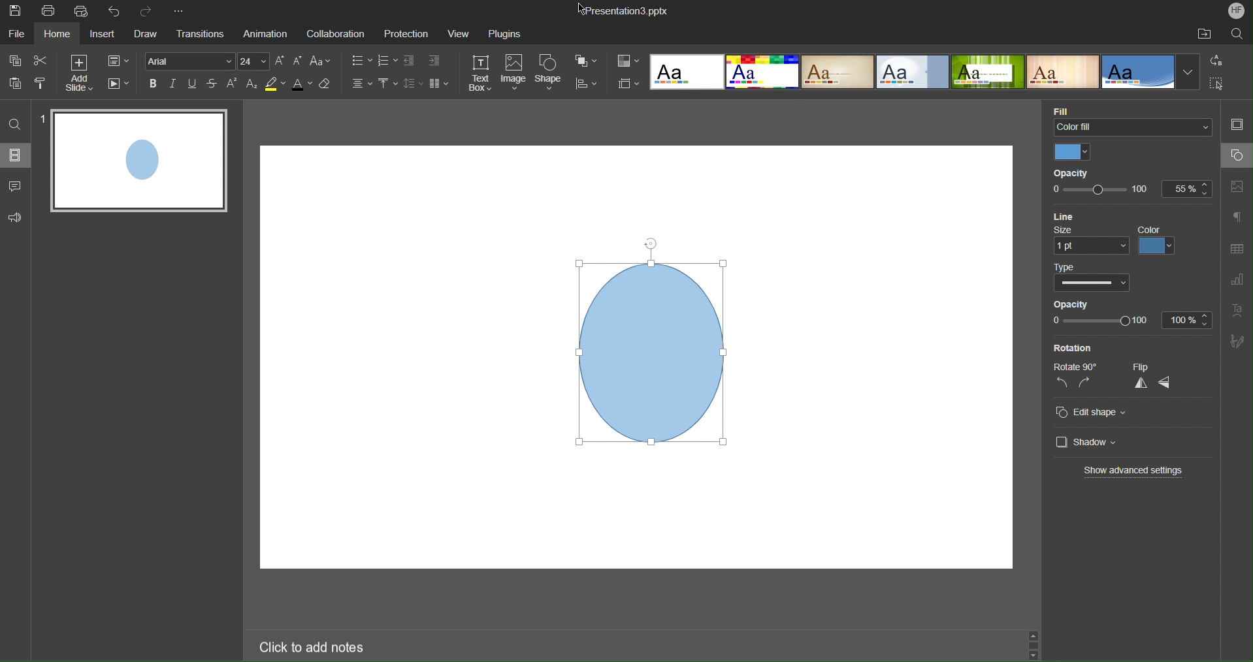  What do you see at coordinates (1159, 242) in the screenshot?
I see `Color` at bounding box center [1159, 242].